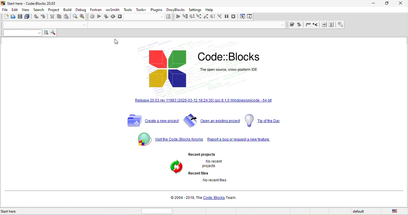 The height and width of the screenshot is (215, 408). Describe the element at coordinates (26, 10) in the screenshot. I see `view` at that location.